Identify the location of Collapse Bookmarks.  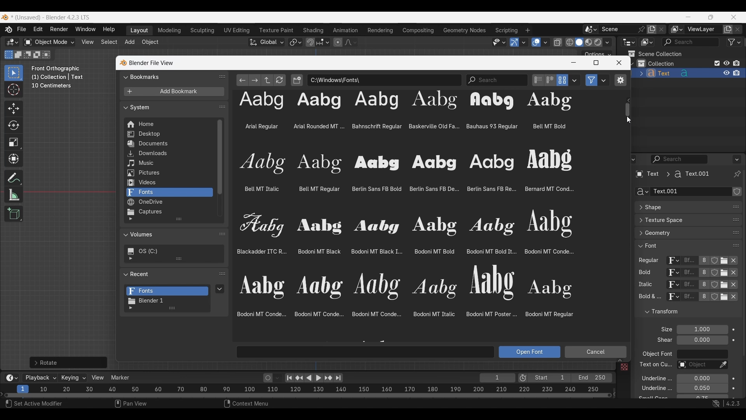
(169, 76).